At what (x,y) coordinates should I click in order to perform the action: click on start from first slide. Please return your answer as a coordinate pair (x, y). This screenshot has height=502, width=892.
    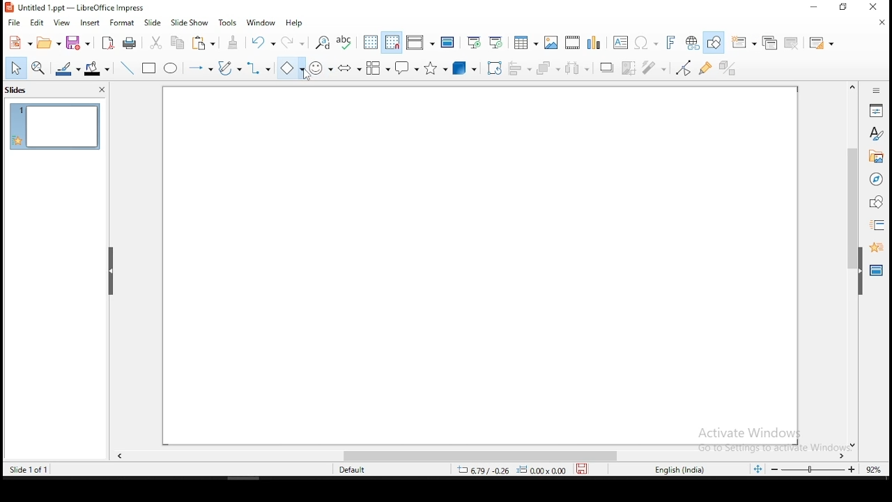
    Looking at the image, I should click on (474, 42).